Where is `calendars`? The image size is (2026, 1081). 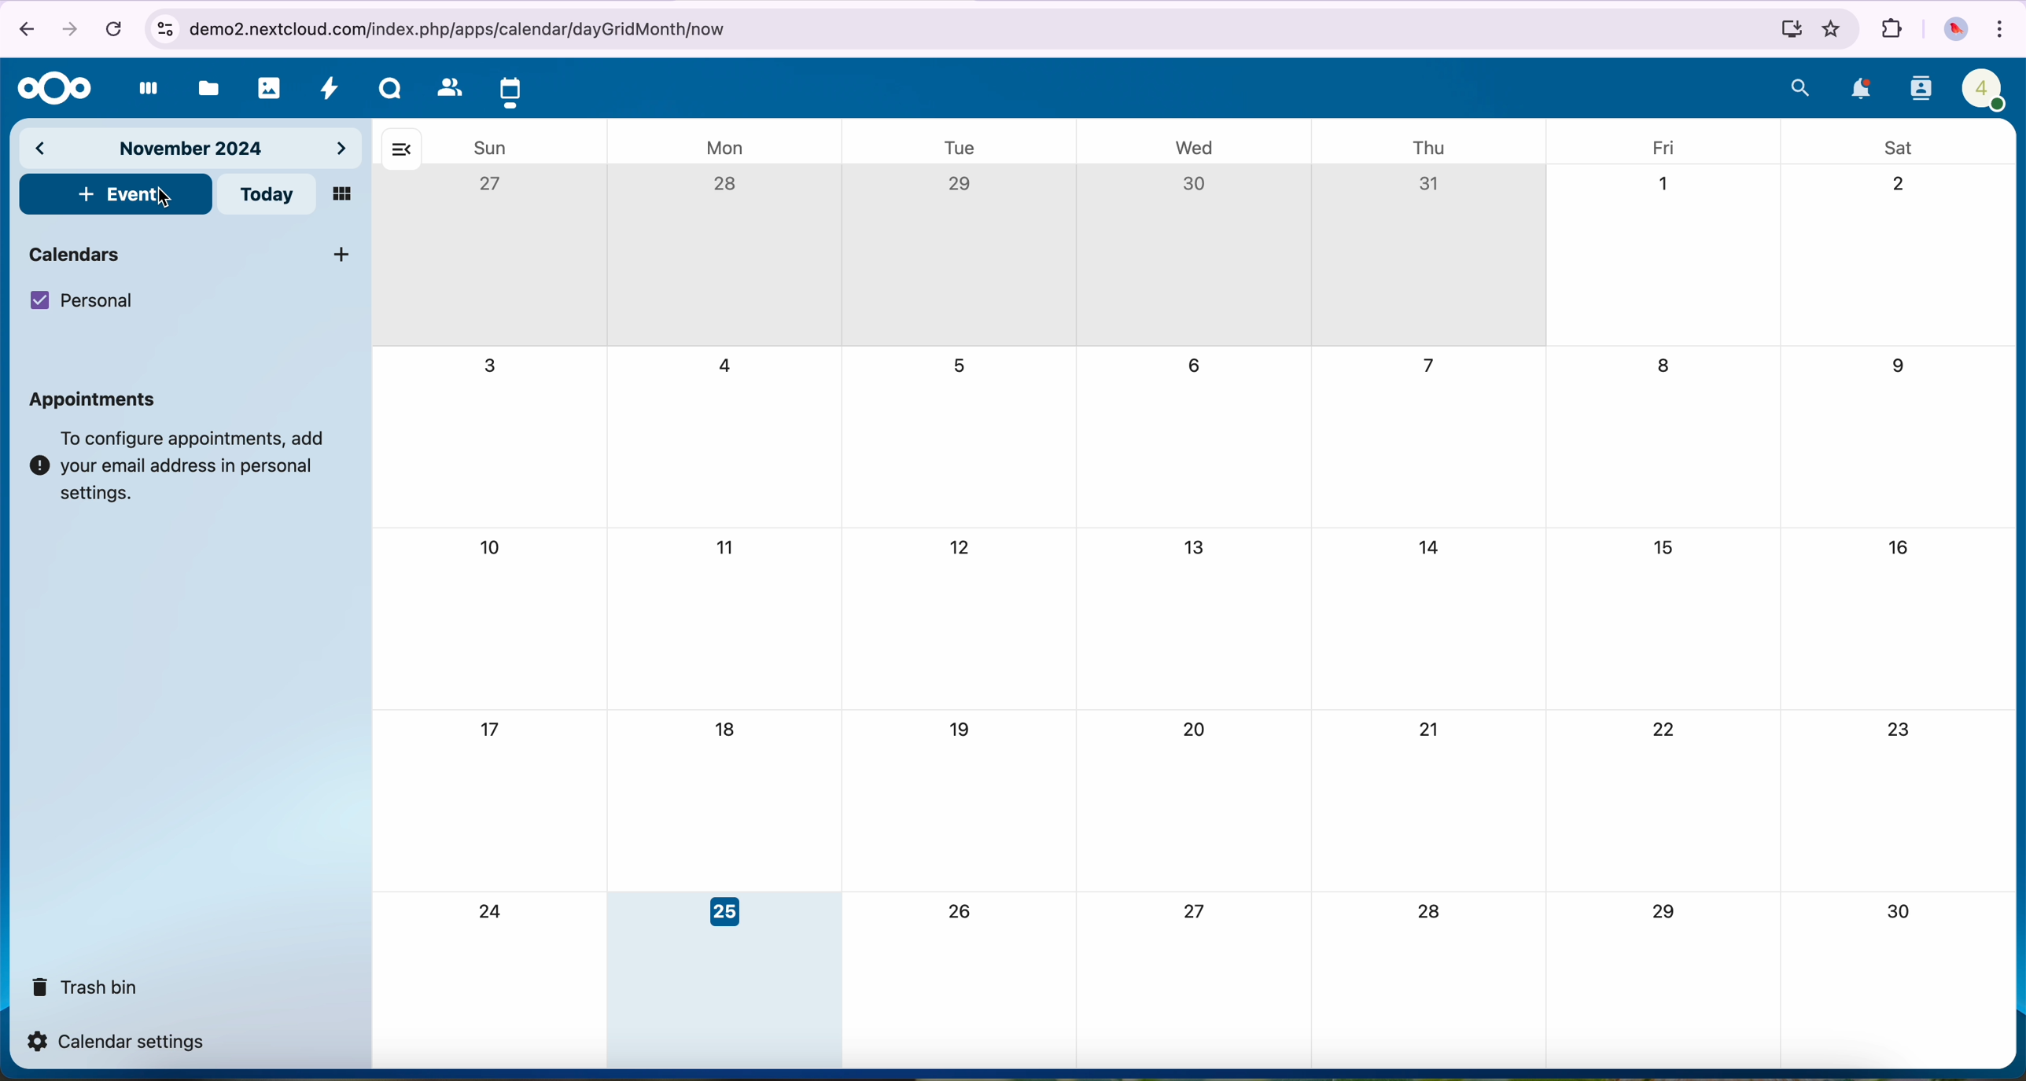
calendars is located at coordinates (193, 253).